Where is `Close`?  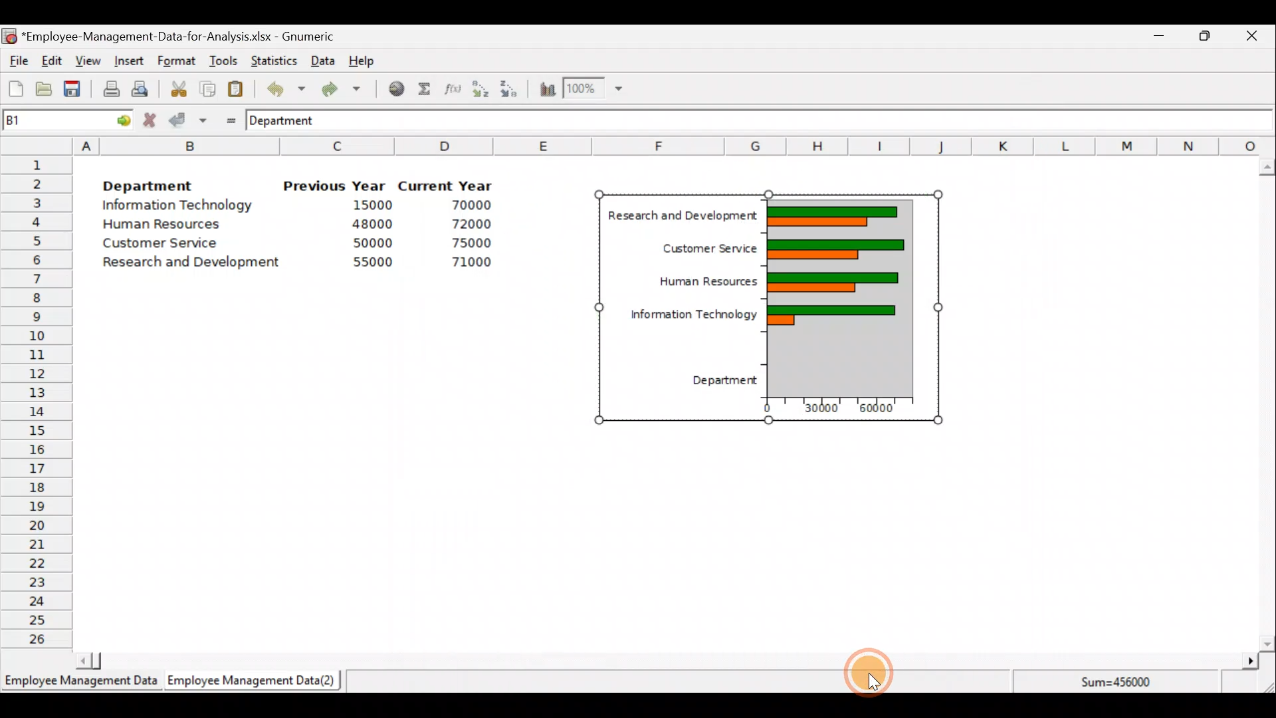
Close is located at coordinates (1251, 38).